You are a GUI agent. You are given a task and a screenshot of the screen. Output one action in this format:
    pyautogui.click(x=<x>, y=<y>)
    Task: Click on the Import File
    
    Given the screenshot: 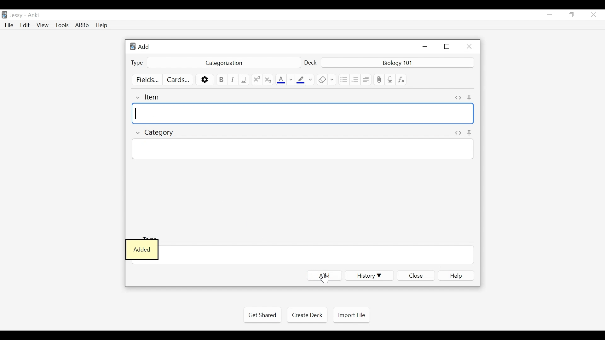 What is the action you would take?
    pyautogui.click(x=351, y=315)
    